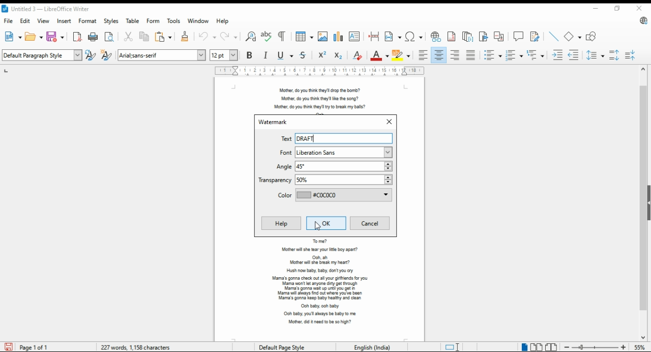 Image resolution: width=651 pixels, height=352 pixels. I want to click on ok, so click(324, 223).